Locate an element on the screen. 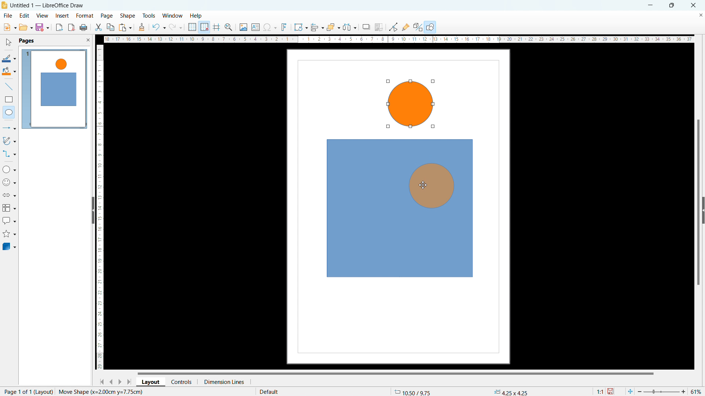 The image size is (705, 396). line color is located at coordinates (9, 58).